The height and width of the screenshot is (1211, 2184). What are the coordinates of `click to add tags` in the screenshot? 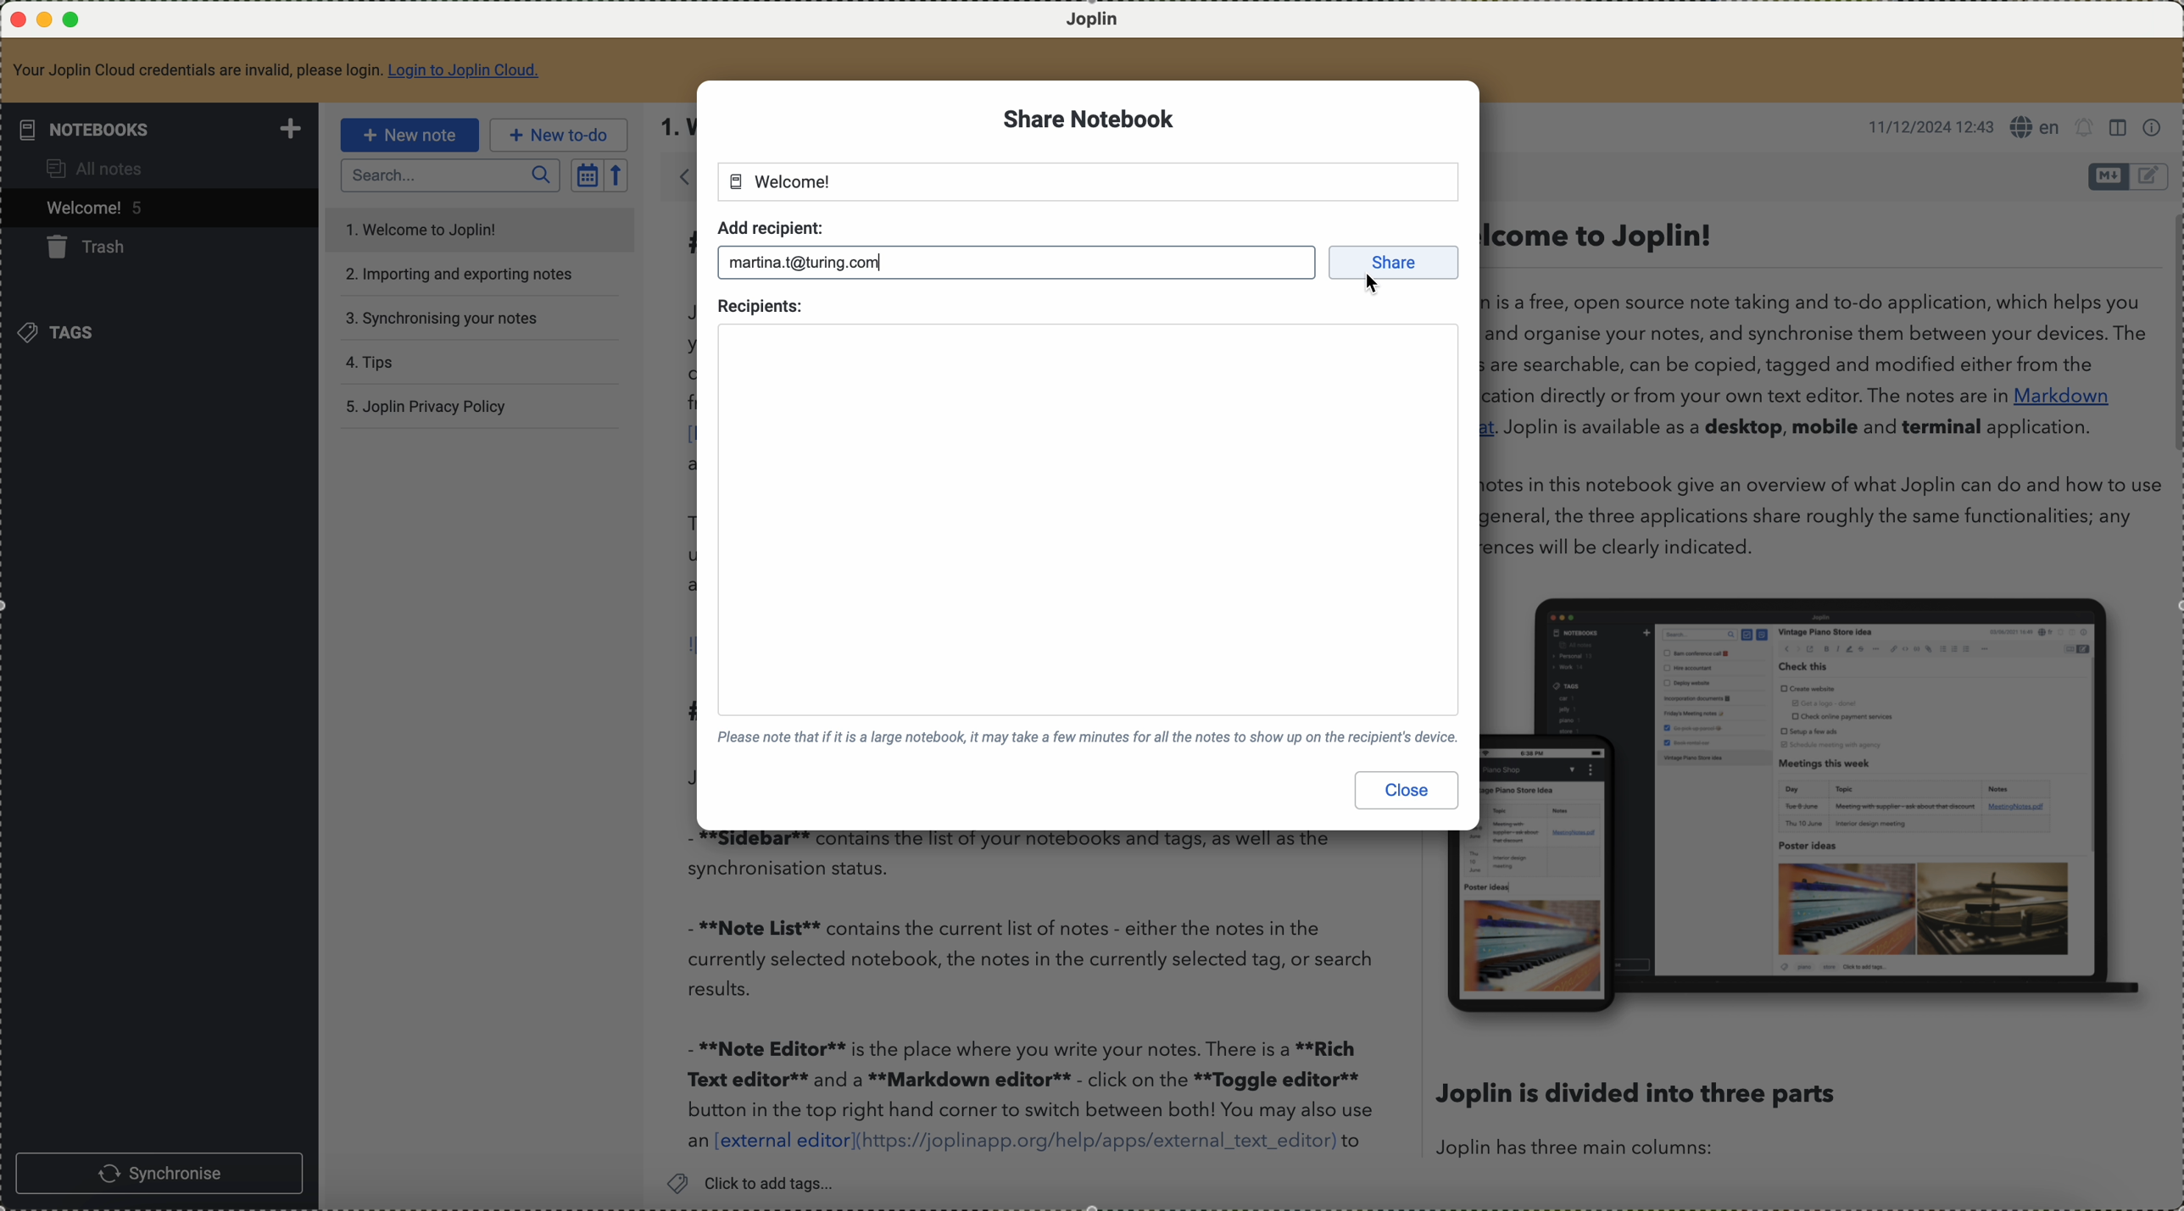 It's located at (759, 1182).